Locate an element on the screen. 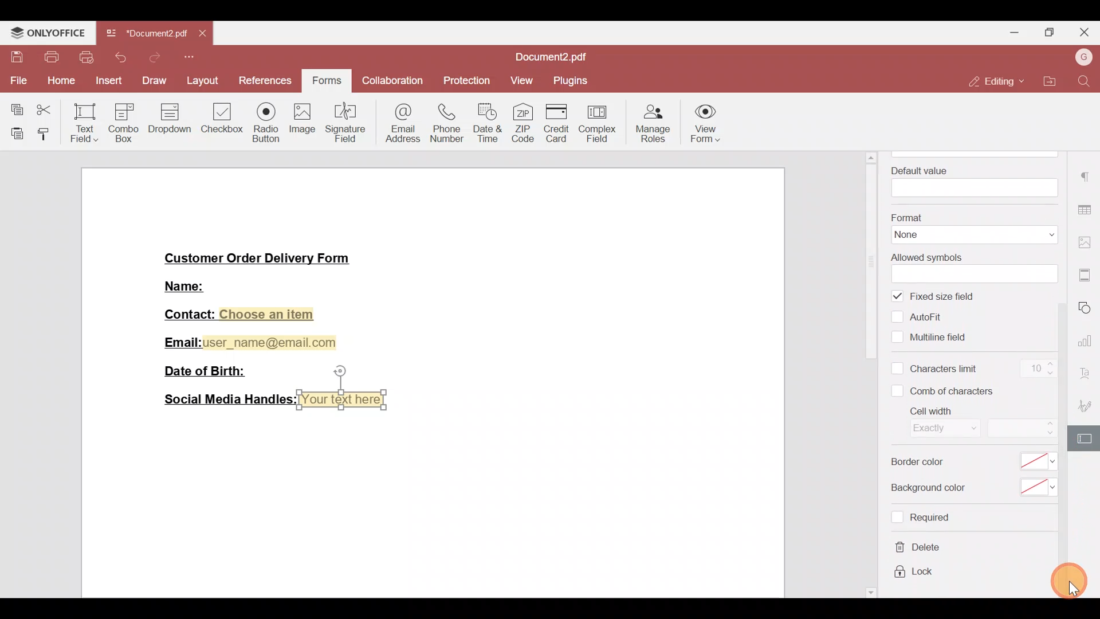 The width and height of the screenshot is (1100, 619). Contact: Choose an item is located at coordinates (238, 314).